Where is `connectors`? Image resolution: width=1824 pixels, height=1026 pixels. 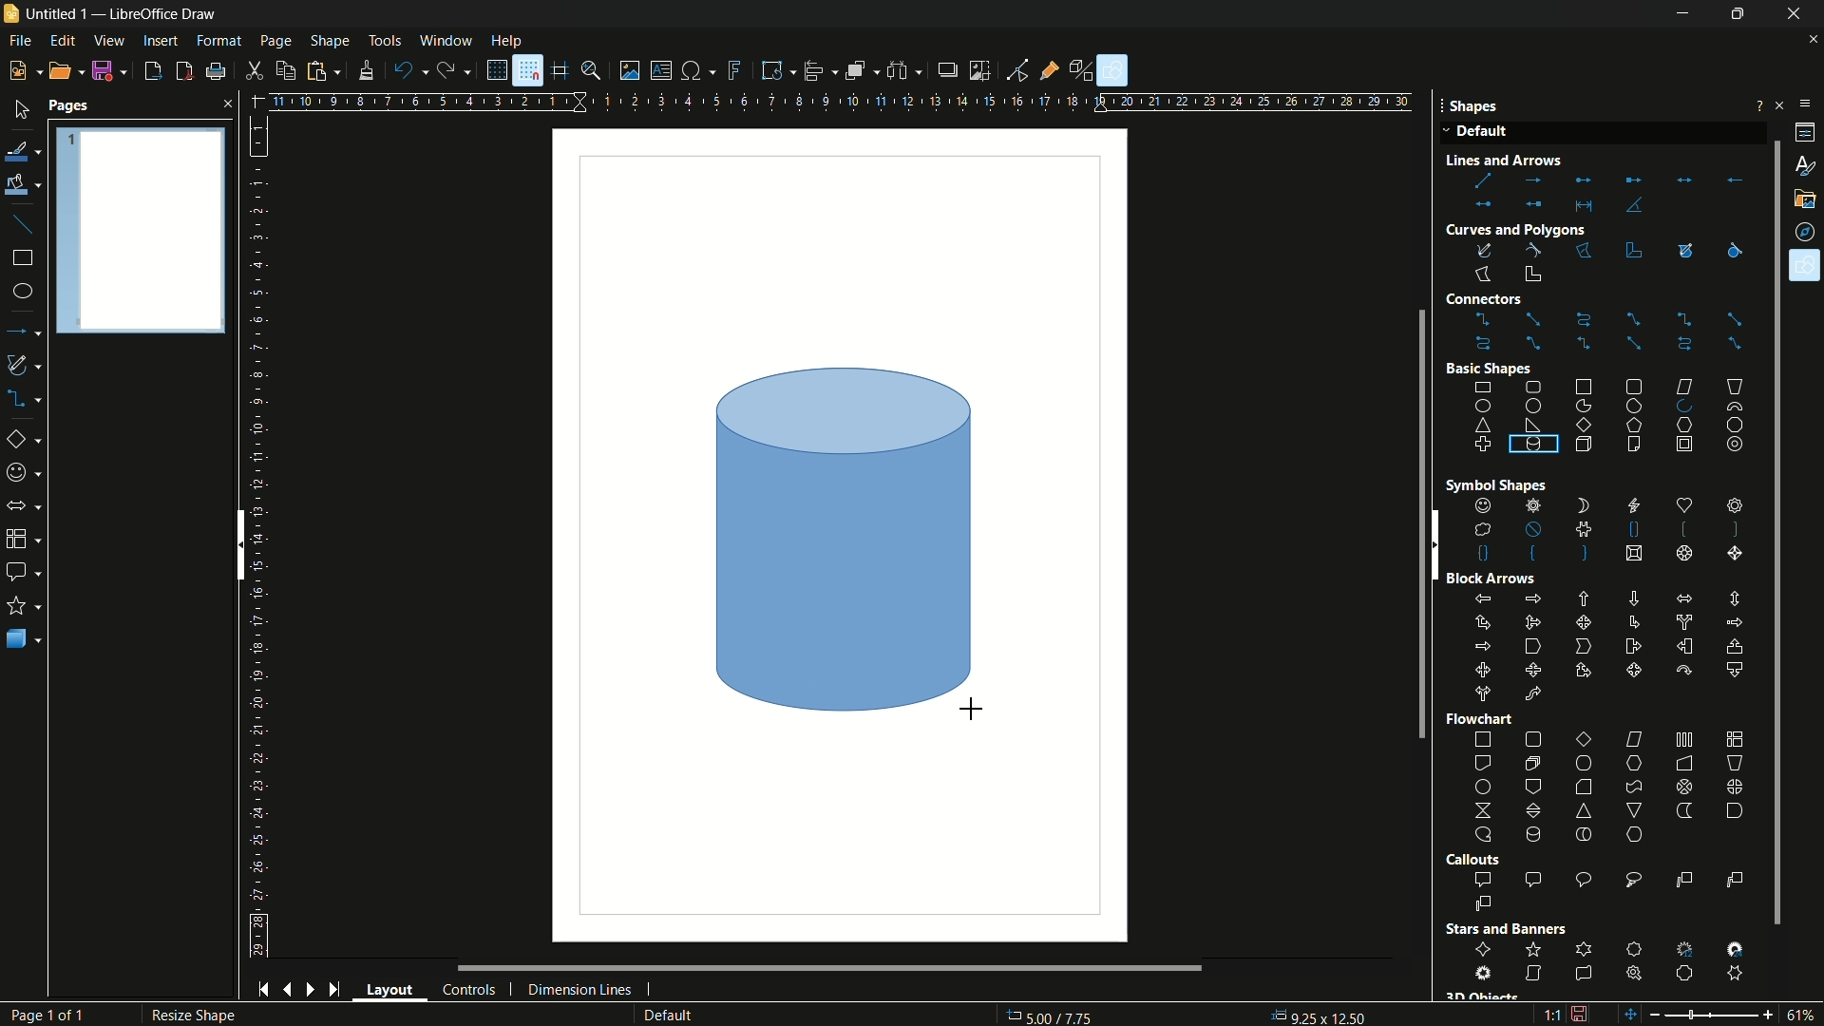
connectors is located at coordinates (1608, 332).